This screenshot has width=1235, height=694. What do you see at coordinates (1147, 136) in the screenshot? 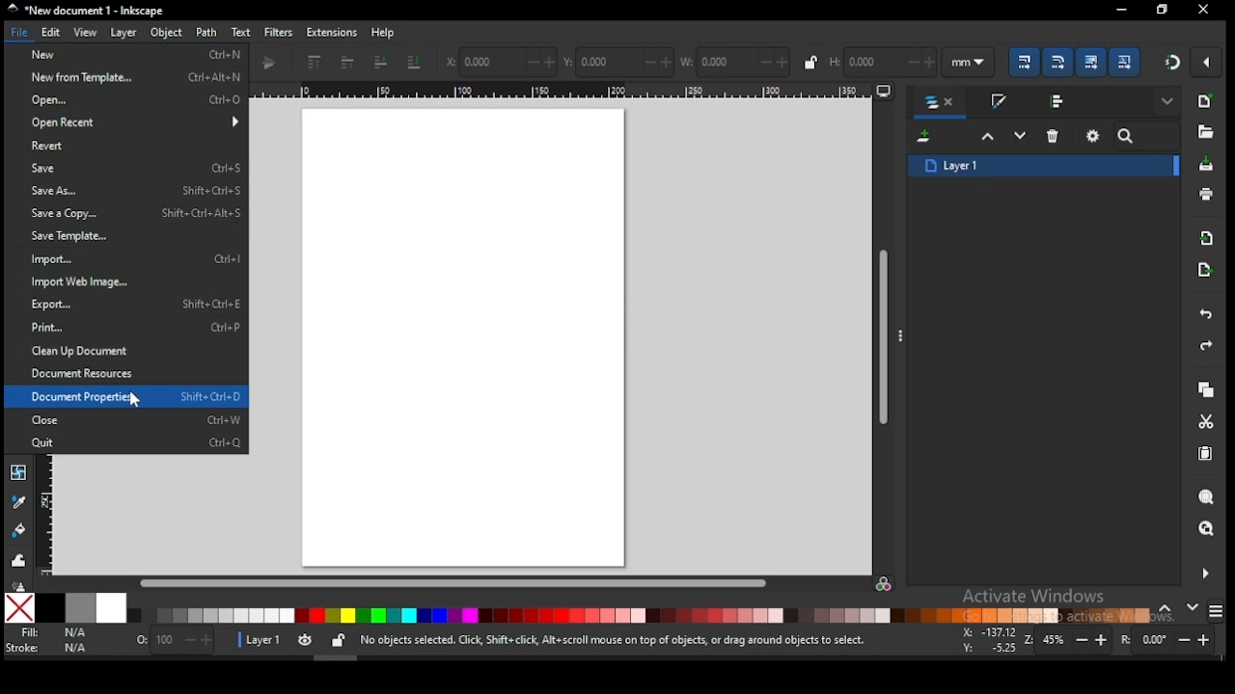
I see `search bar` at bounding box center [1147, 136].